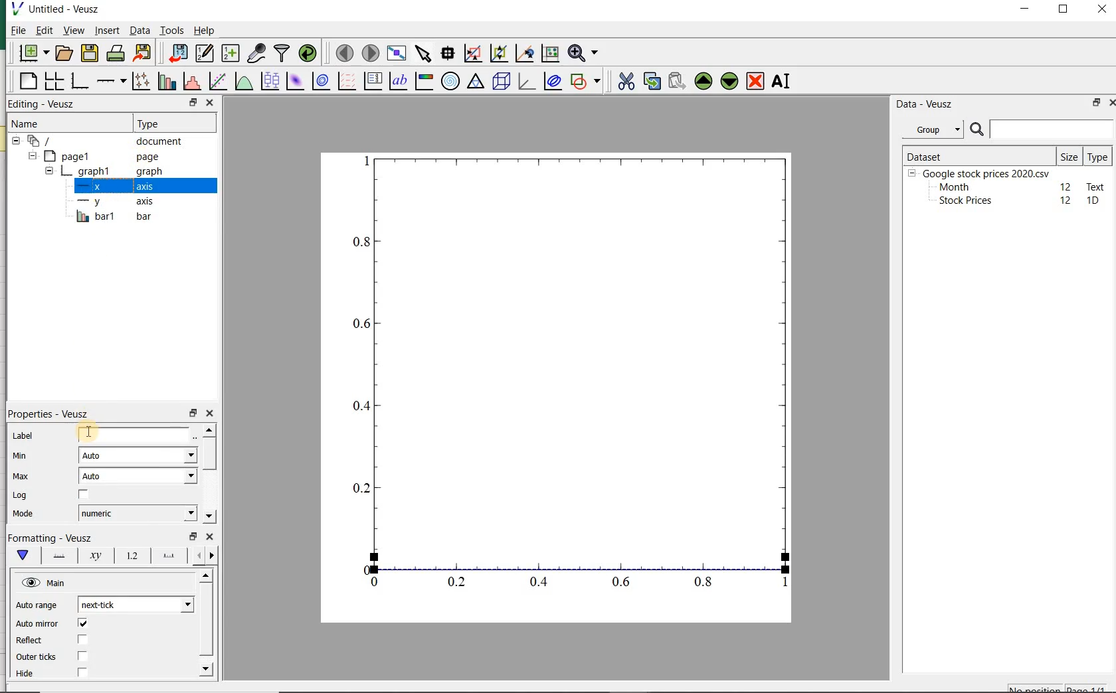 The height and width of the screenshot is (693, 1116). Describe the element at coordinates (52, 82) in the screenshot. I see `arrange graphs in a grid` at that location.